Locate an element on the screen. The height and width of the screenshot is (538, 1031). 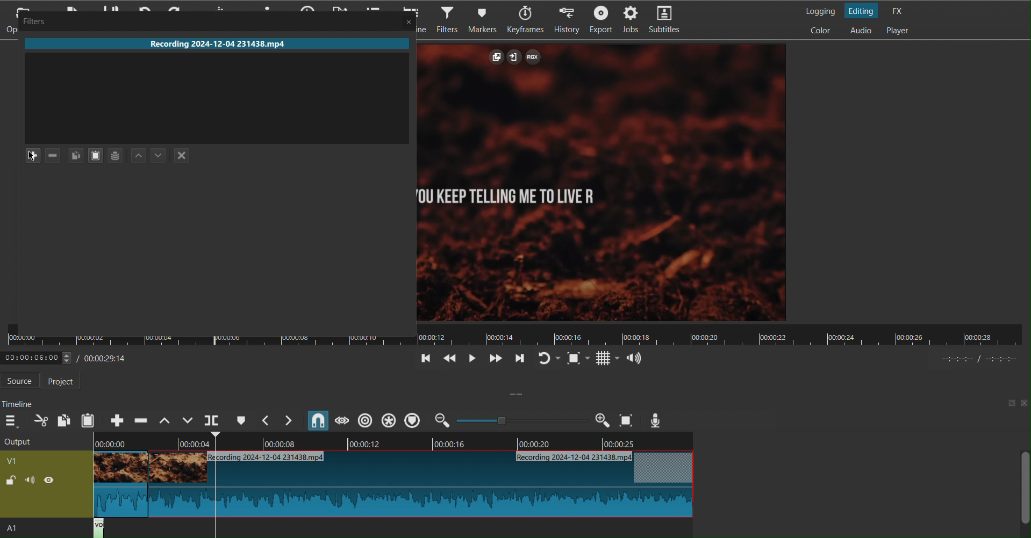
Snap is located at coordinates (318, 420).